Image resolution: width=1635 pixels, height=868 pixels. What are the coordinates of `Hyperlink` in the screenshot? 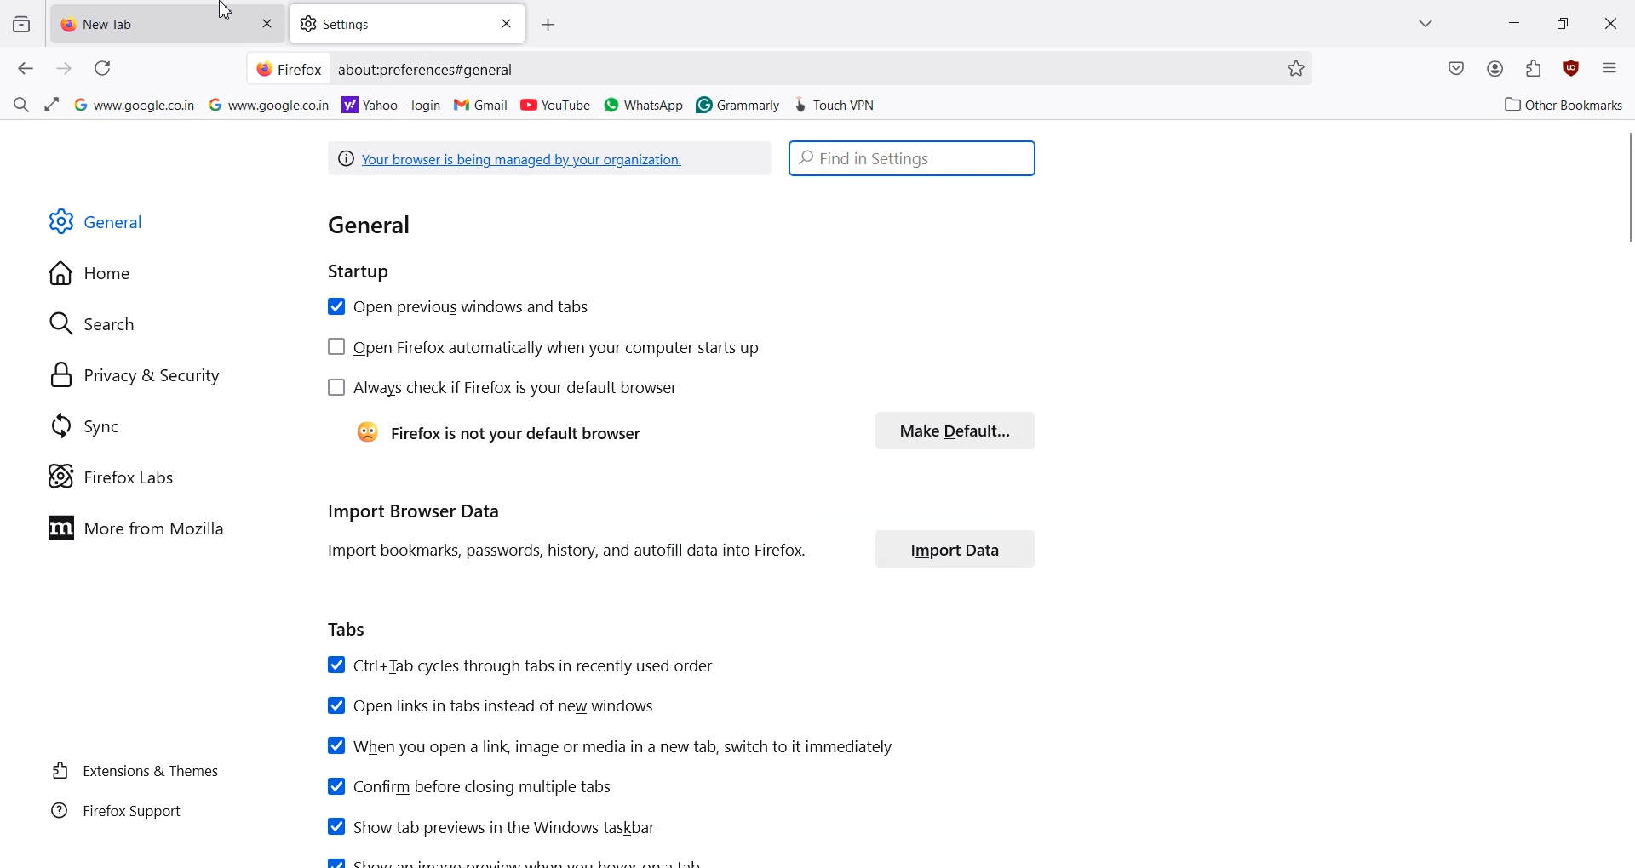 It's located at (551, 159).